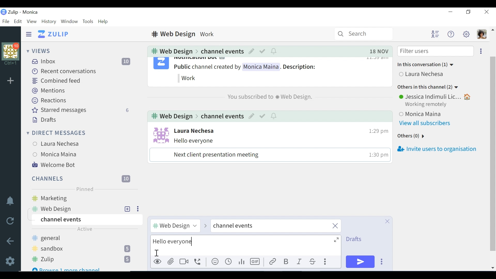 The height and width of the screenshot is (279, 496). Describe the element at coordinates (24, 12) in the screenshot. I see `Zulip - Monica` at that location.